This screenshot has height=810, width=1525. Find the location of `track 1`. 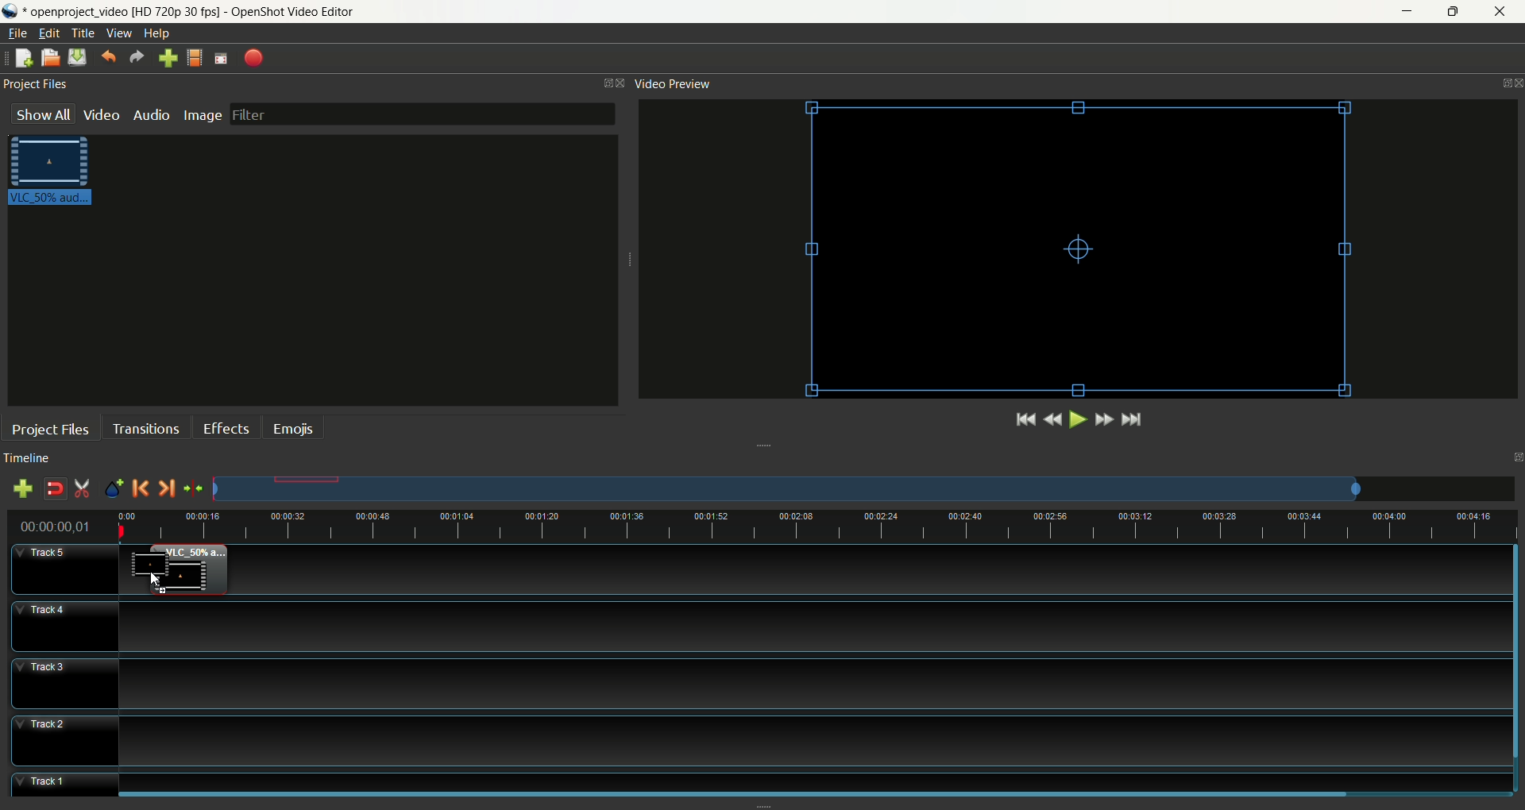

track 1 is located at coordinates (755, 785).